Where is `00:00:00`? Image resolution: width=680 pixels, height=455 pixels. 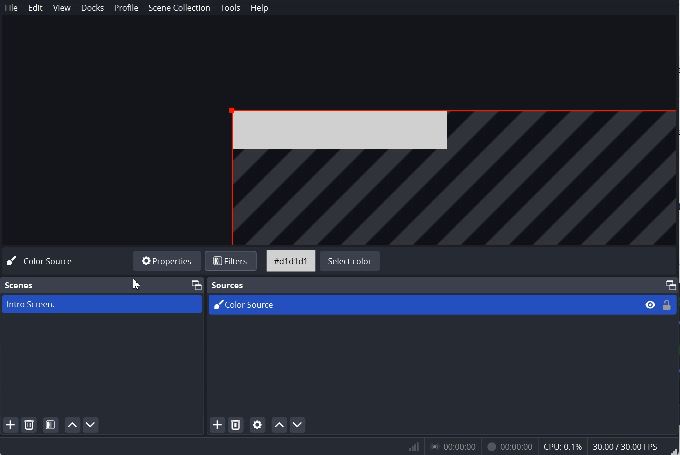
00:00:00 is located at coordinates (508, 448).